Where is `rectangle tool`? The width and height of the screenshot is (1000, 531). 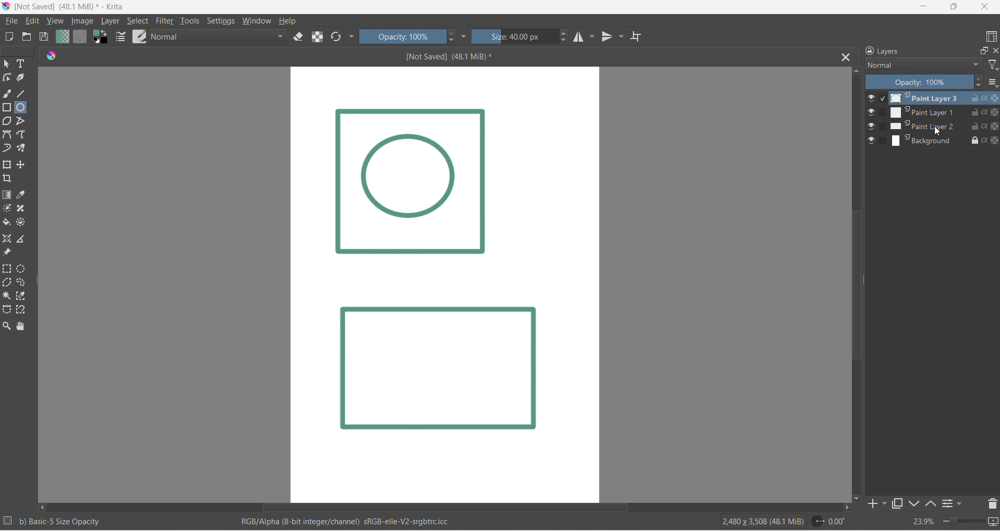
rectangle tool is located at coordinates (7, 108).